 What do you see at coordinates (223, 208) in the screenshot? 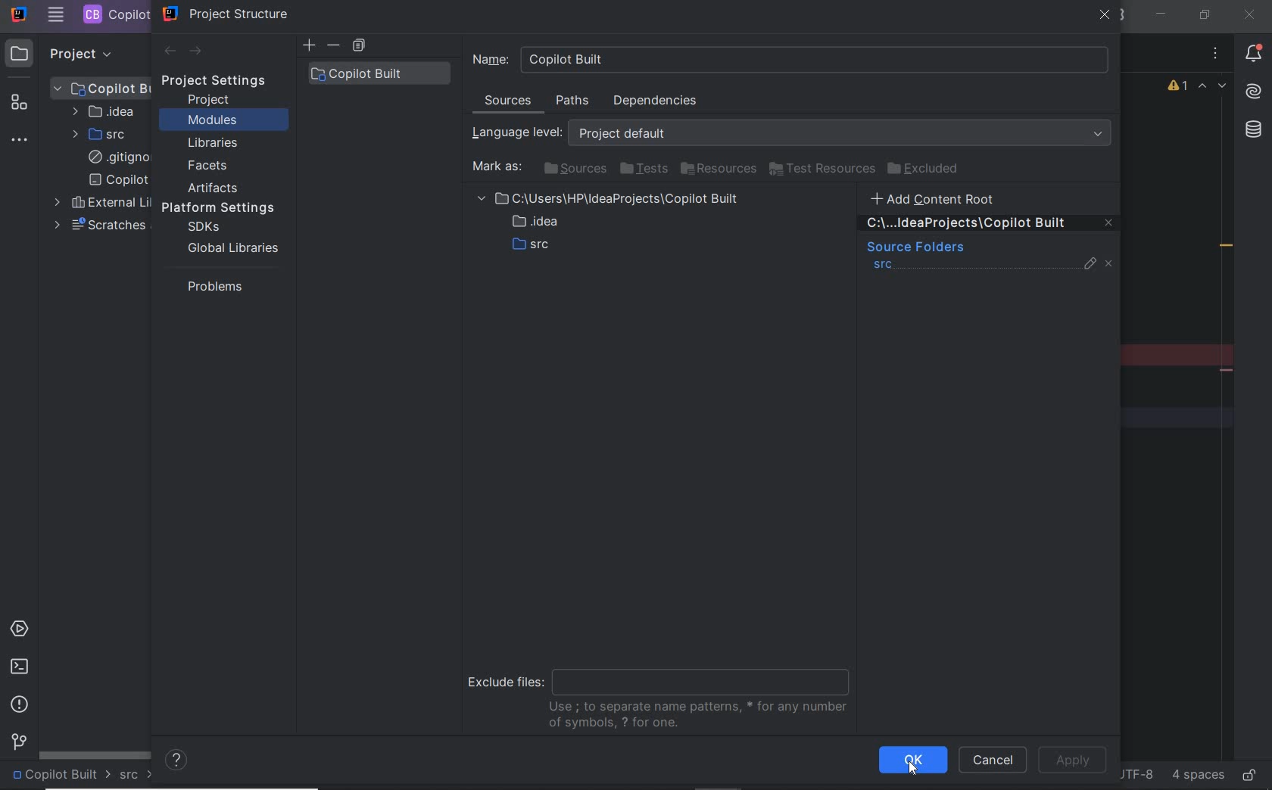
I see `platform settings` at bounding box center [223, 208].